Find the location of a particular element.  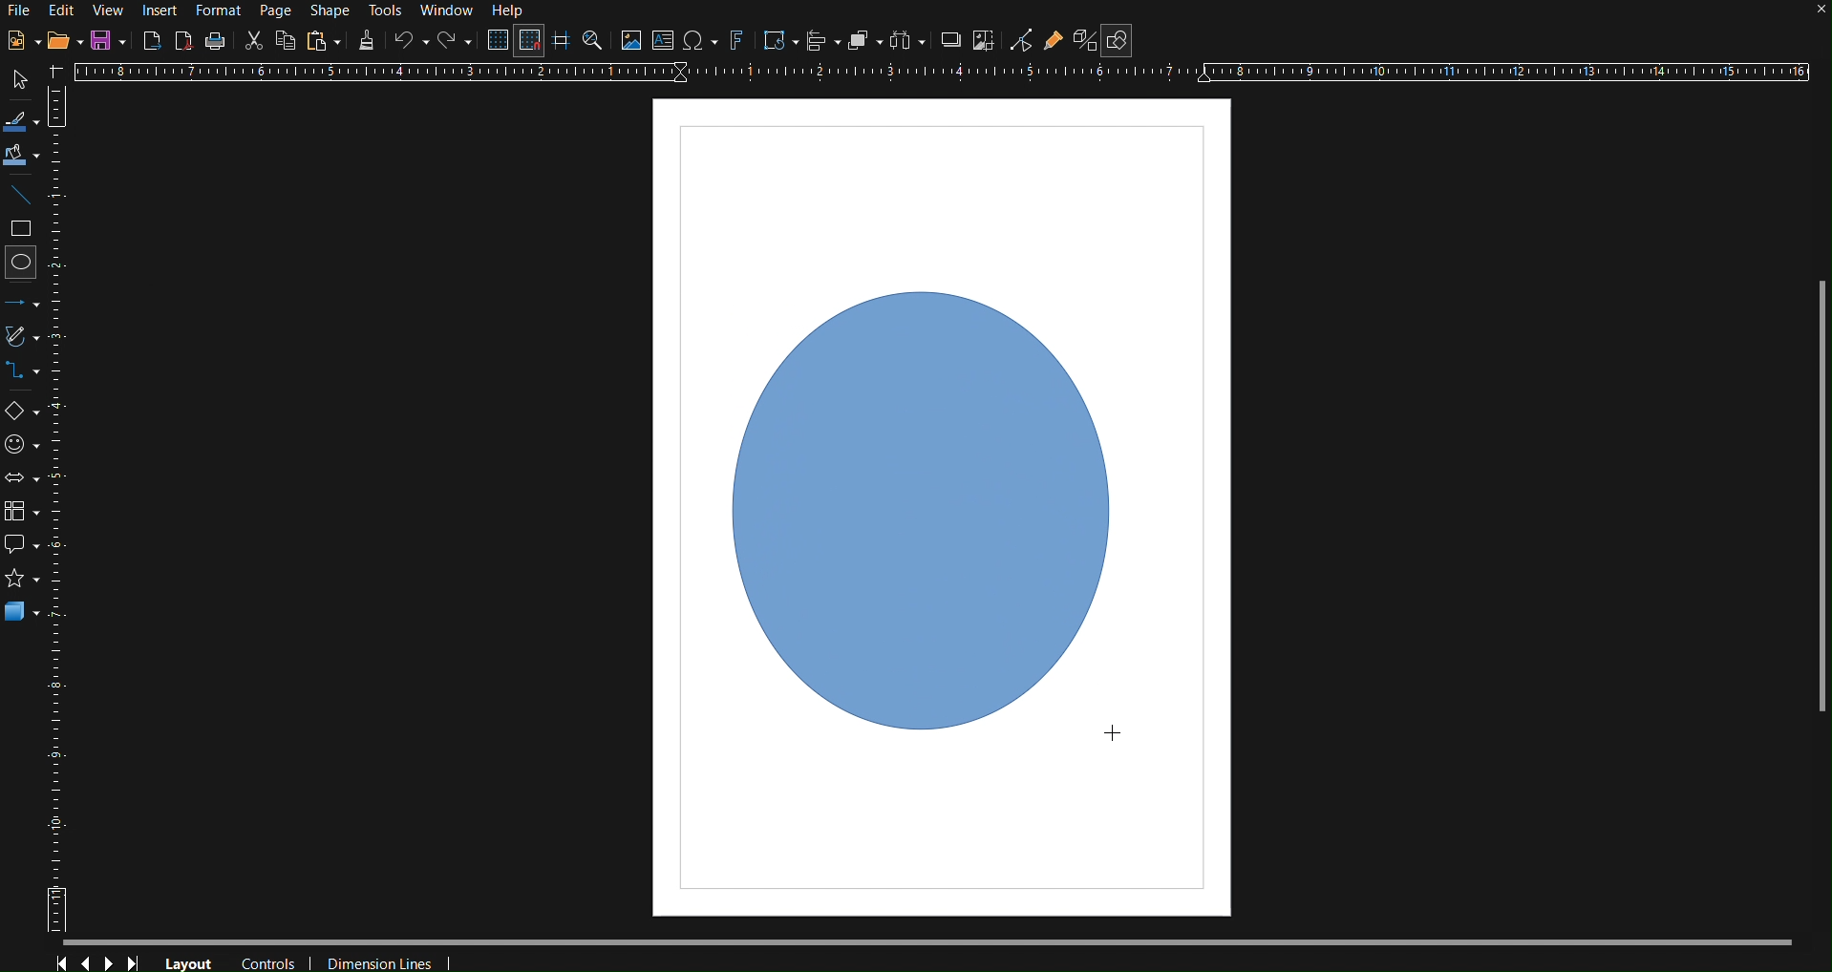

Zoom and Pan is located at coordinates (592, 42).